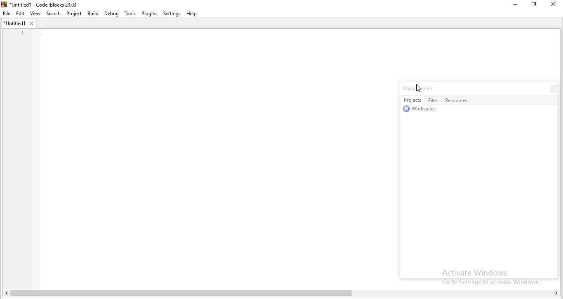 The image size is (563, 299). Describe the element at coordinates (552, 5) in the screenshot. I see `Close` at that location.